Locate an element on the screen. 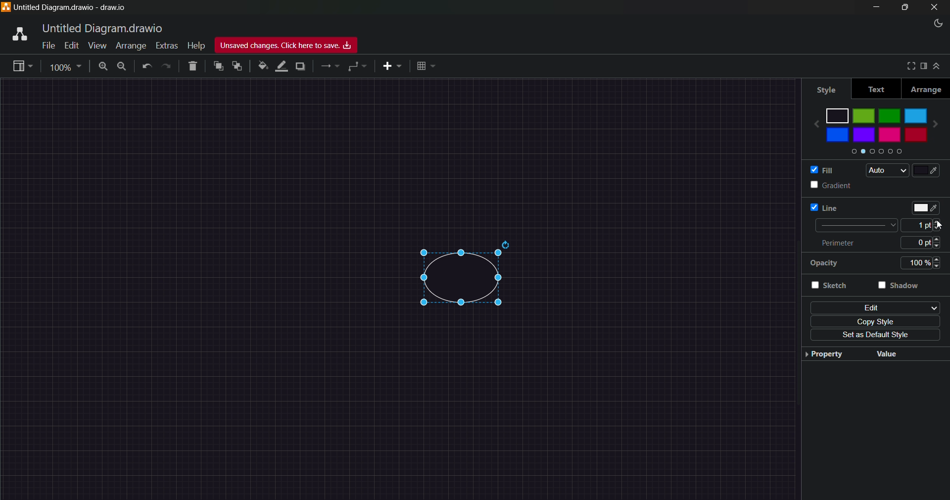  full screen is located at coordinates (909, 66).